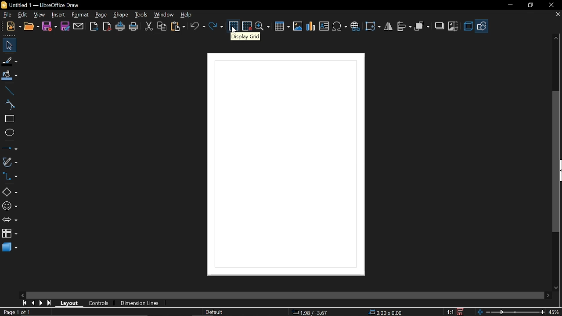 This screenshot has height=316, width=562. Describe the element at coordinates (213, 312) in the screenshot. I see `Default - Current display` at that location.